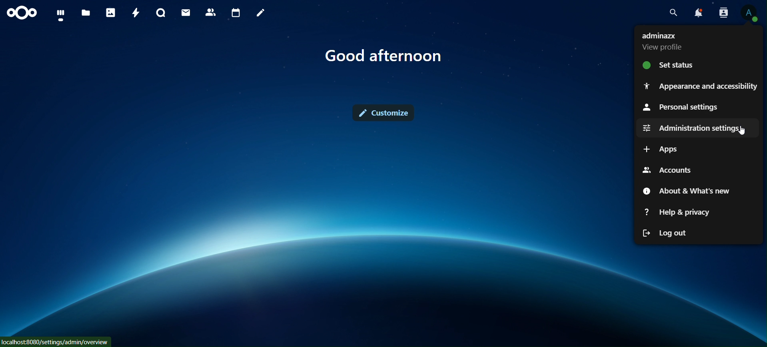 The height and width of the screenshot is (347, 767). Describe the element at coordinates (666, 64) in the screenshot. I see `set status` at that location.